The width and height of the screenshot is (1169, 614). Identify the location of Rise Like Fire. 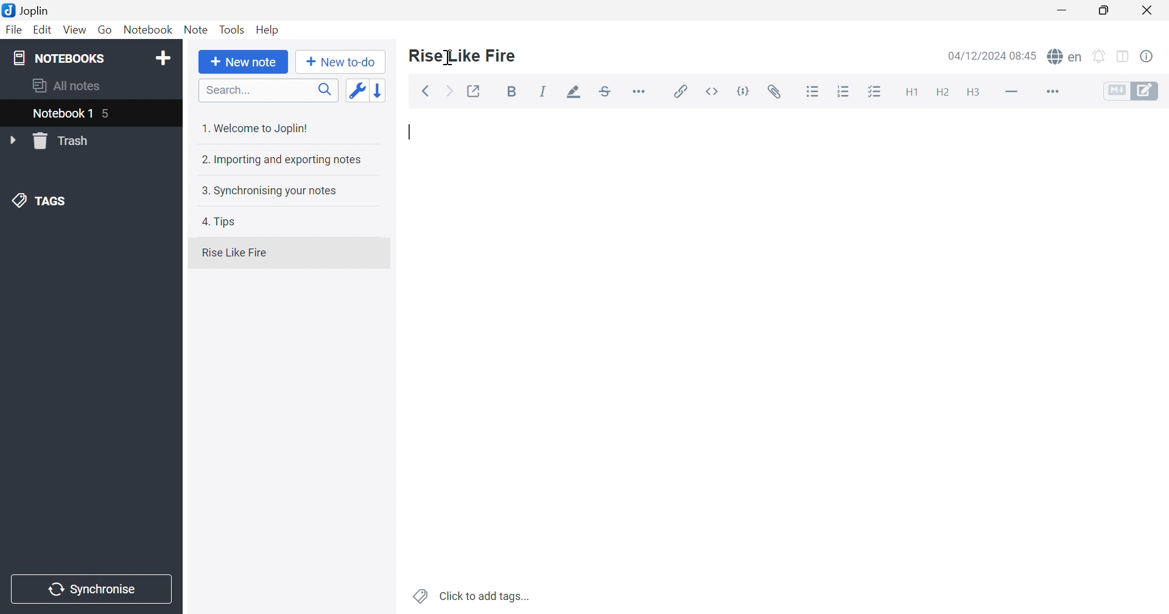
(460, 55).